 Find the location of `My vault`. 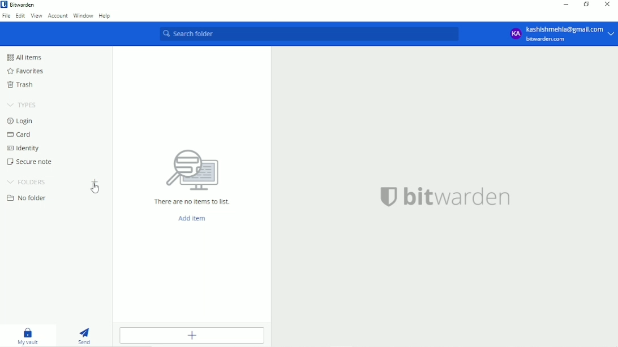

My vault is located at coordinates (27, 336).